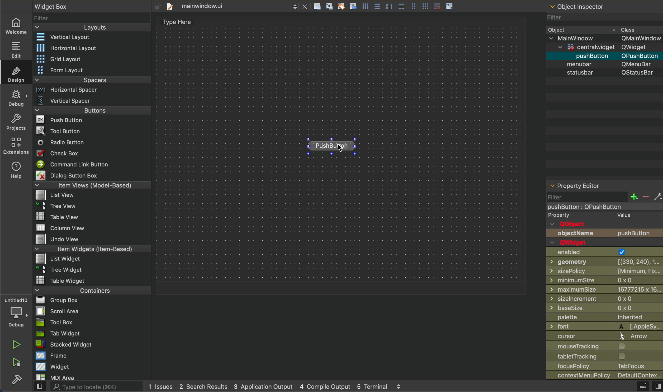  Describe the element at coordinates (604, 252) in the screenshot. I see `enabled` at that location.